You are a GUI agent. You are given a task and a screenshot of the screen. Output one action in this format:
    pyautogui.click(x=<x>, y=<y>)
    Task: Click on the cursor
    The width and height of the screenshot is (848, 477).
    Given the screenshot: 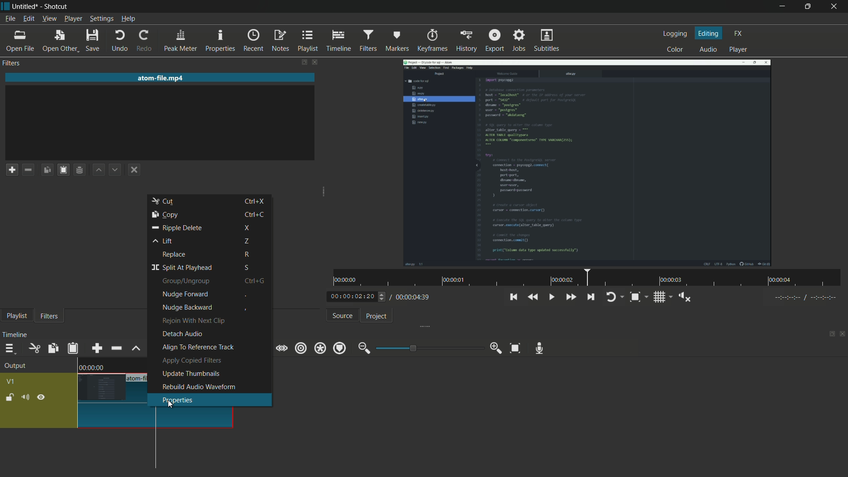 What is the action you would take?
    pyautogui.click(x=171, y=405)
    